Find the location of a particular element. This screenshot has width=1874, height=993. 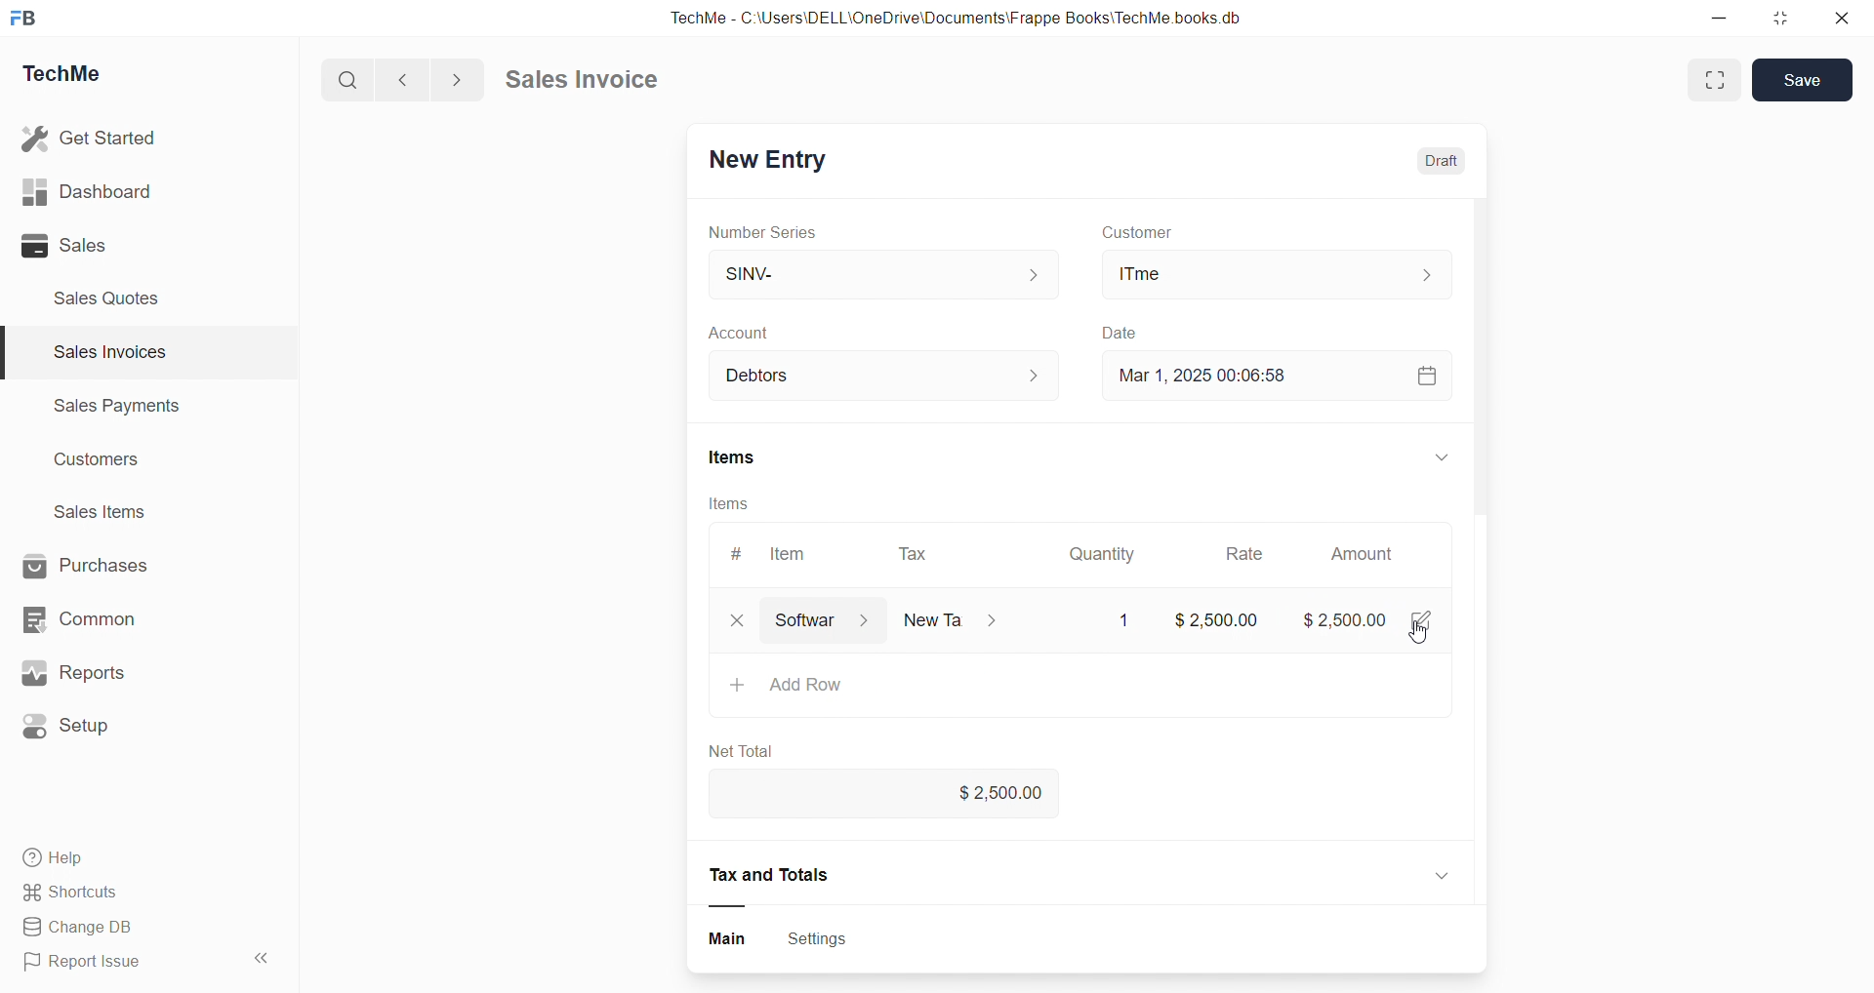

EB Common is located at coordinates (99, 618).